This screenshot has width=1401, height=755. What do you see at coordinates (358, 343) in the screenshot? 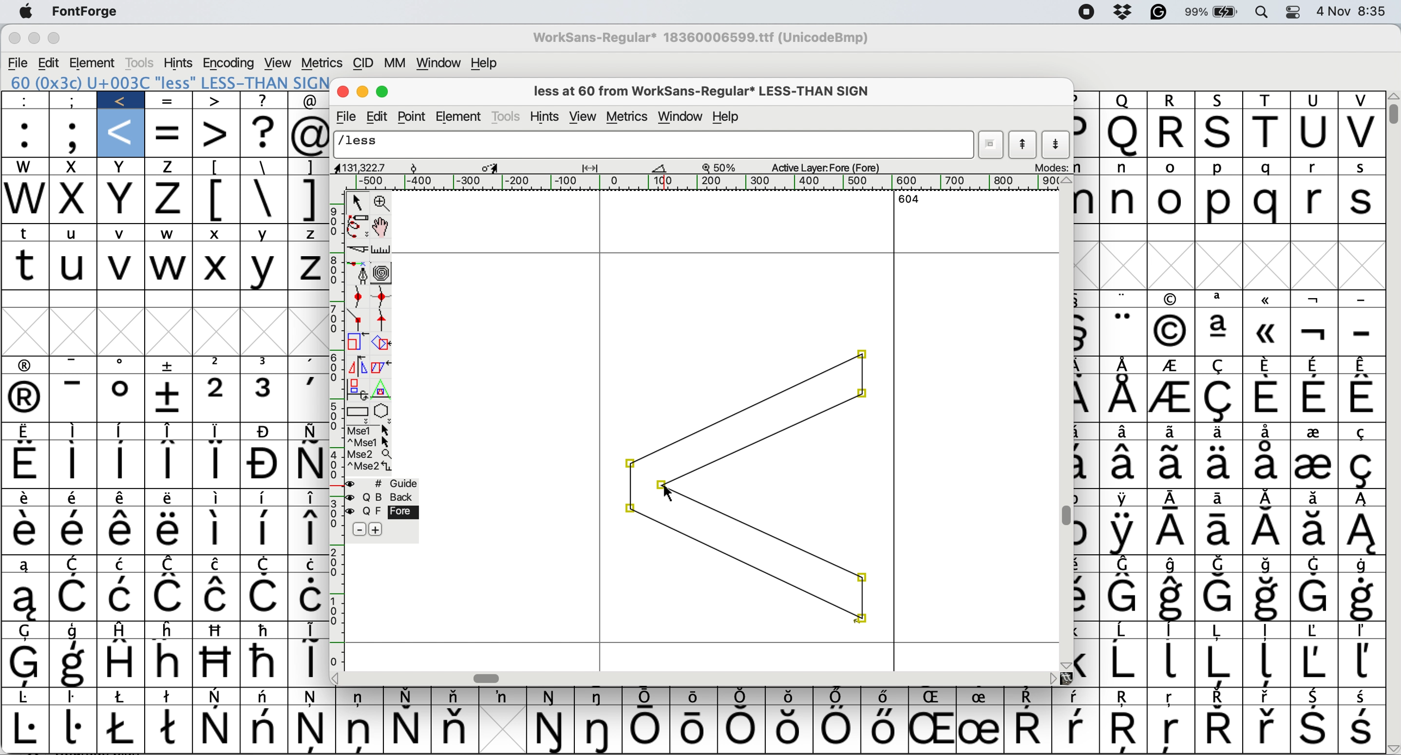
I see `scale glyph` at bounding box center [358, 343].